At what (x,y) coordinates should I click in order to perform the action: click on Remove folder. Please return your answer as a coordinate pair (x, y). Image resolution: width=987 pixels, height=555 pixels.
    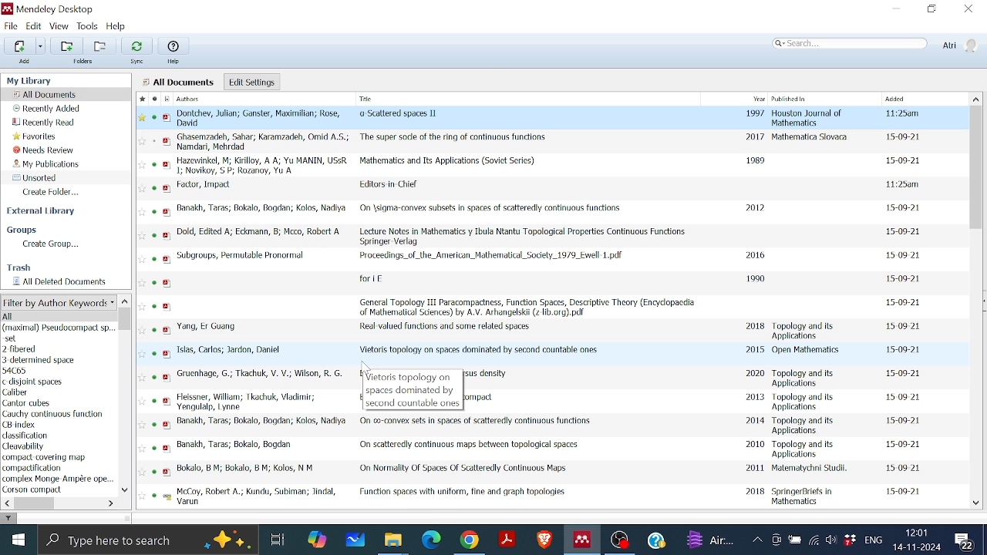
    Looking at the image, I should click on (100, 47).